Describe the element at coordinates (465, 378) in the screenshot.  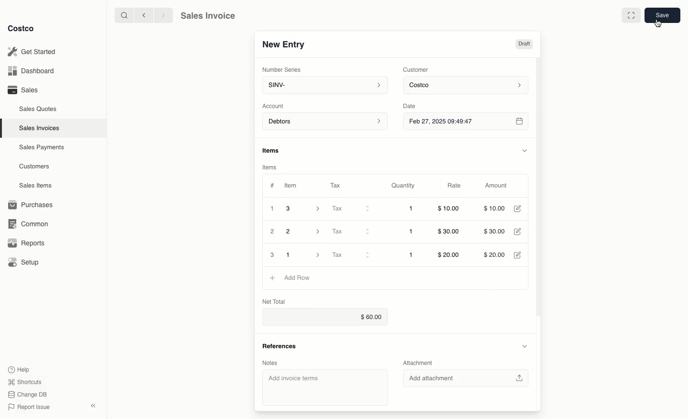
I see `Add attachment` at that location.